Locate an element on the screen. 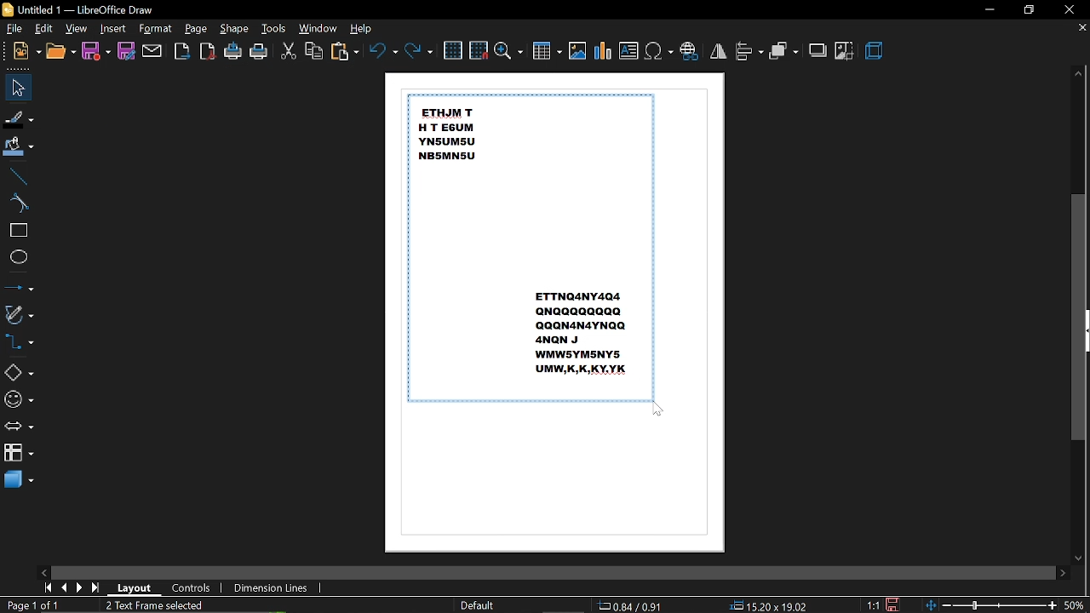 This screenshot has width=1090, height=613. insert chart is located at coordinates (603, 51).